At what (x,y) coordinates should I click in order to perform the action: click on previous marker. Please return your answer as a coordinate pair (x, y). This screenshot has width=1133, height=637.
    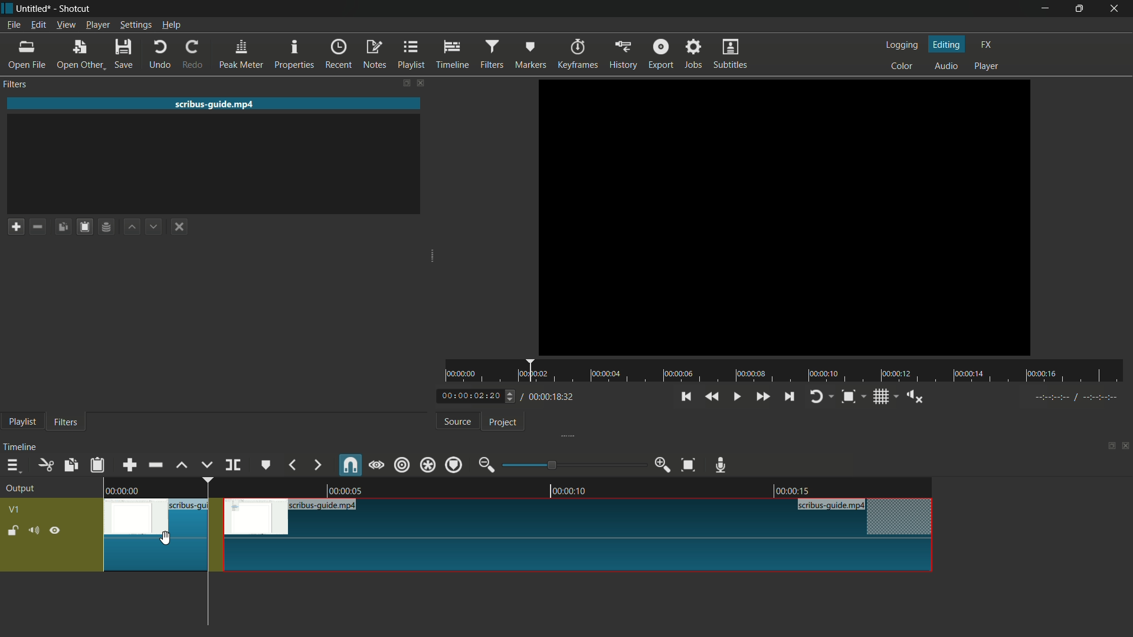
    Looking at the image, I should click on (293, 464).